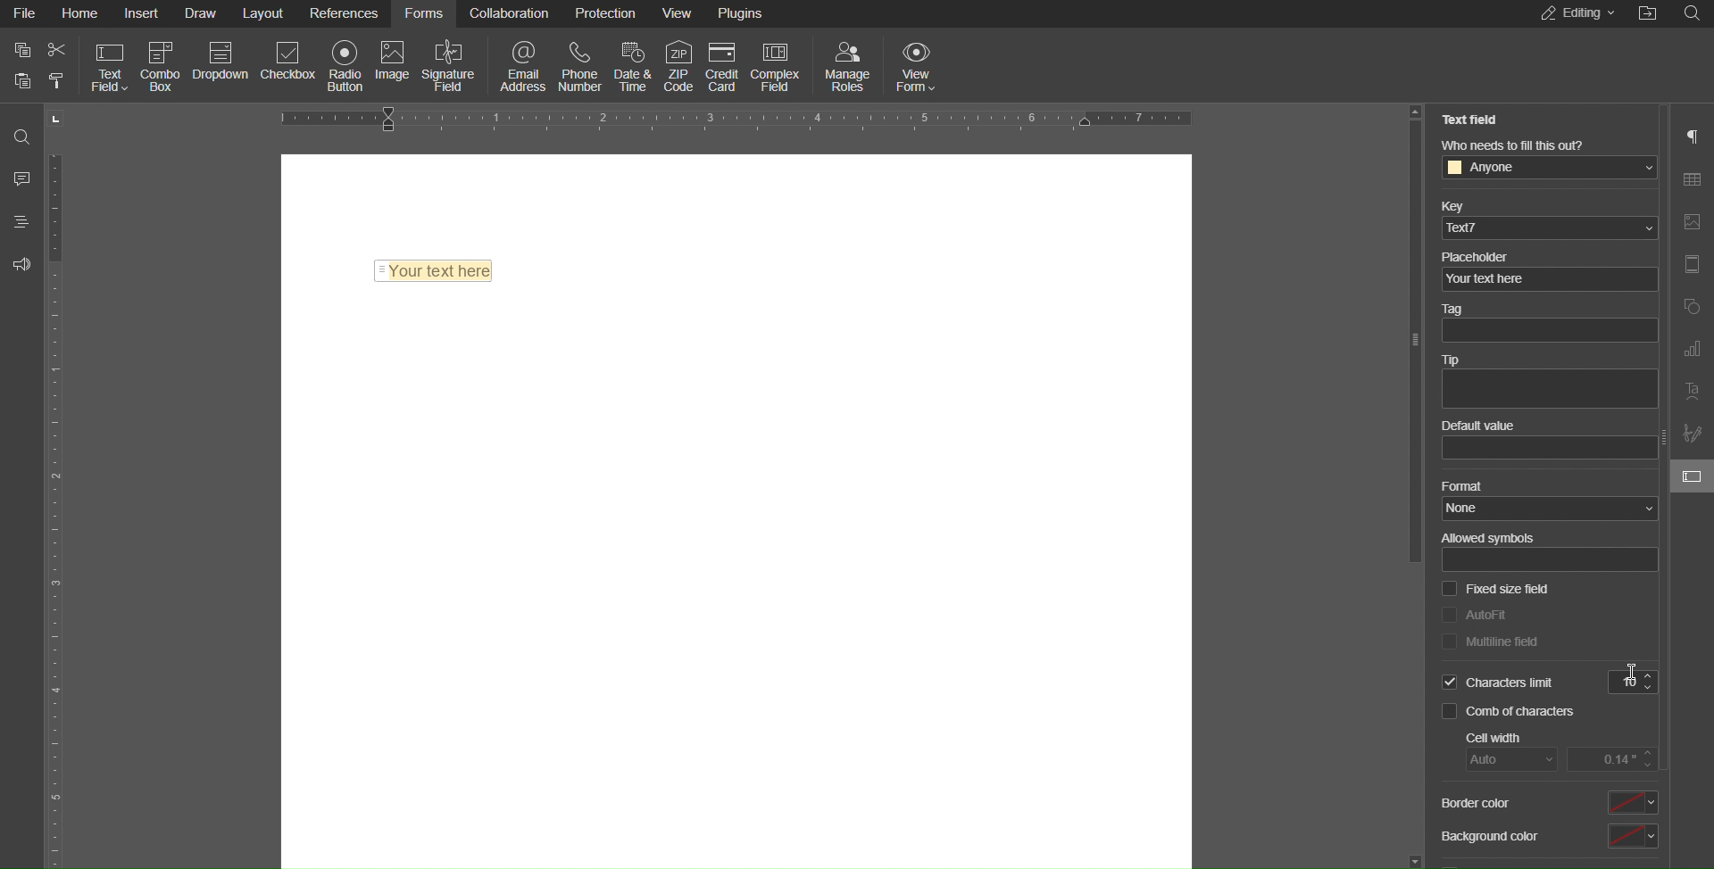  I want to click on paste, so click(23, 80).